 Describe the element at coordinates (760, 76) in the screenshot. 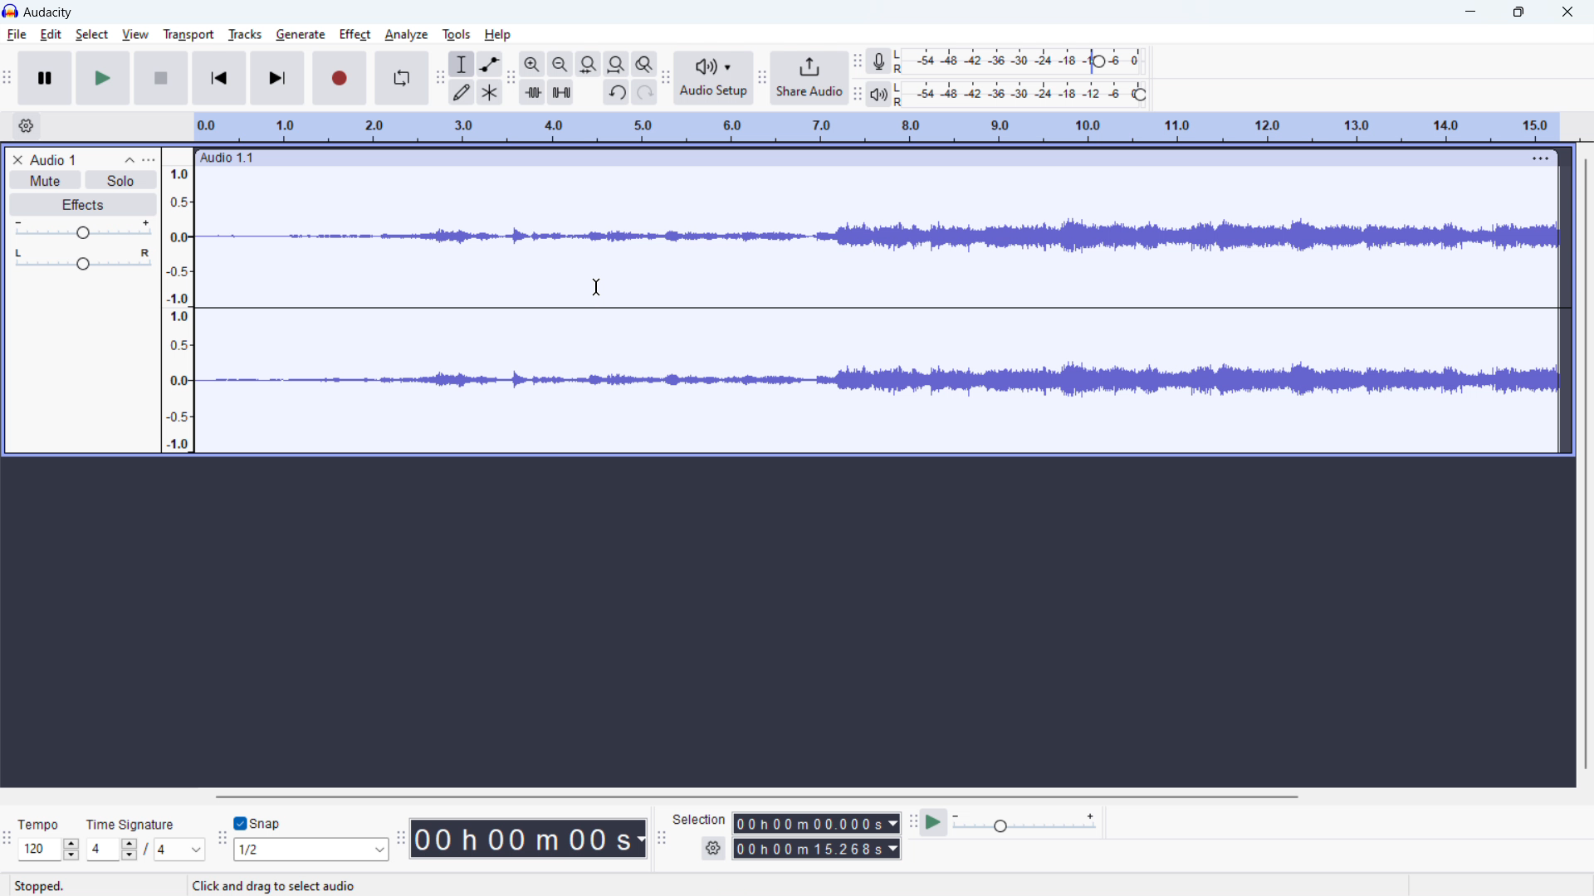

I see `share audio toolbar` at that location.